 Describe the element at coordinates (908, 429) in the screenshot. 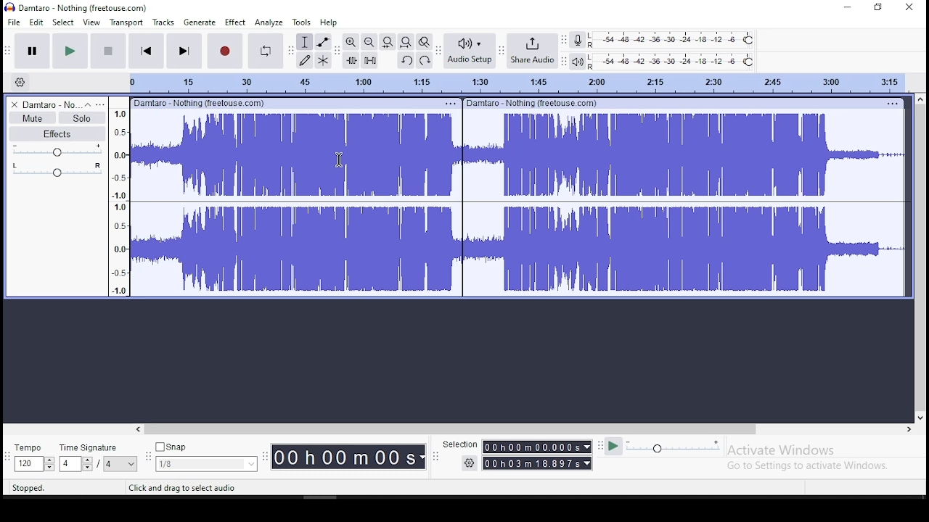

I see `scroll right` at that location.